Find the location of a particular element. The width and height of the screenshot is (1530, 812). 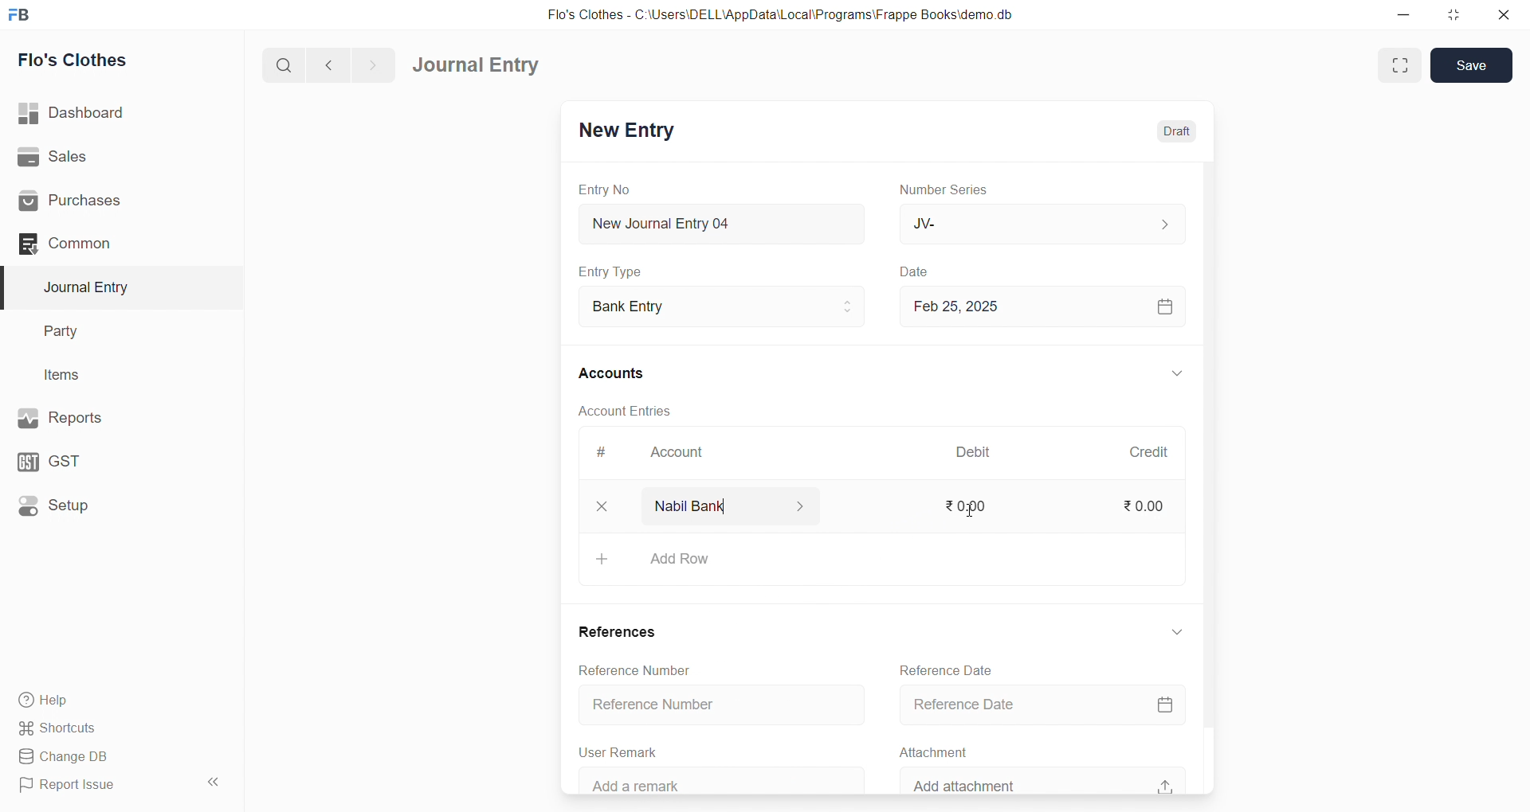

Flo's Clothes - C:\Users\DELL\AppData\Local\Programs\Frappe Books\demo.db is located at coordinates (792, 16).